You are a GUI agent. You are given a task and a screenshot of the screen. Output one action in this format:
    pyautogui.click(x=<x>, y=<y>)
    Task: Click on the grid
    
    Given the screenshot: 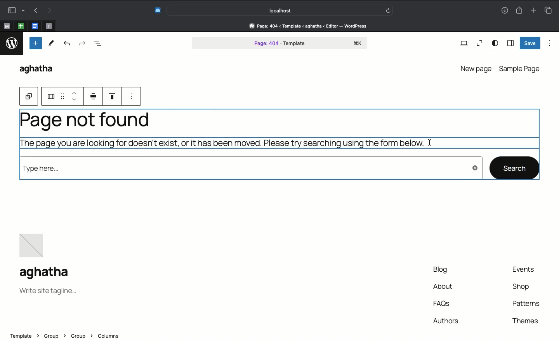 What is the action you would take?
    pyautogui.click(x=62, y=95)
    